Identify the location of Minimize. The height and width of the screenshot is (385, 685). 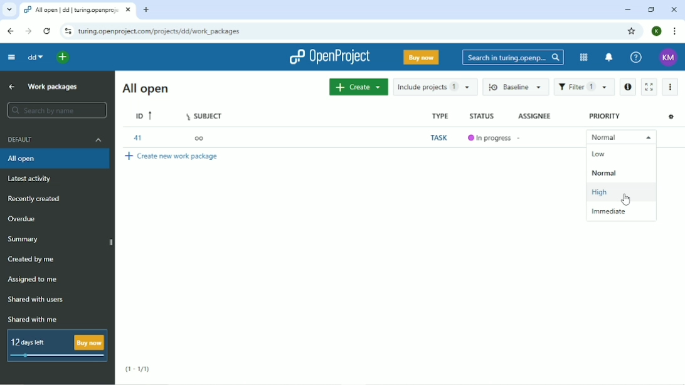
(628, 10).